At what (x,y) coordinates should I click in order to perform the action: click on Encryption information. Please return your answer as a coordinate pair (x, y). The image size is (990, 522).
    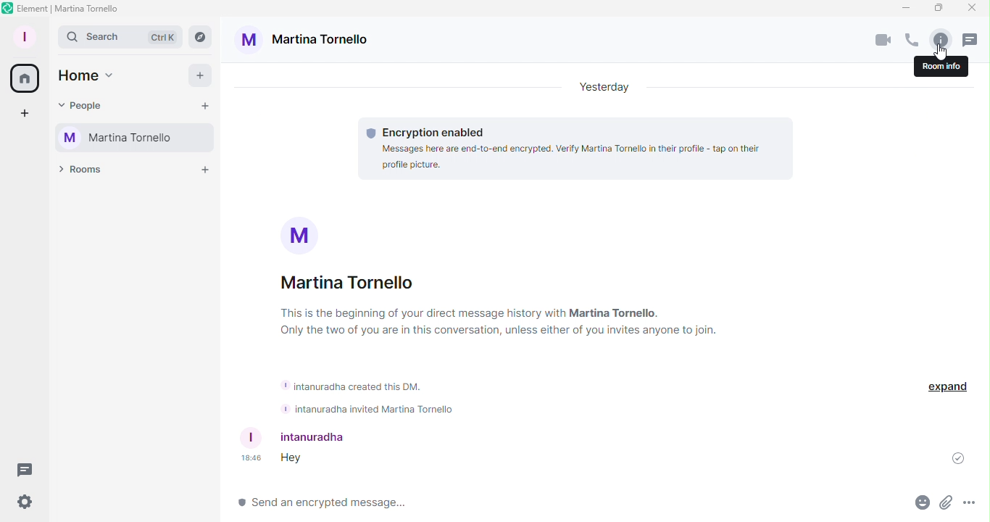
    Looking at the image, I should click on (426, 130).